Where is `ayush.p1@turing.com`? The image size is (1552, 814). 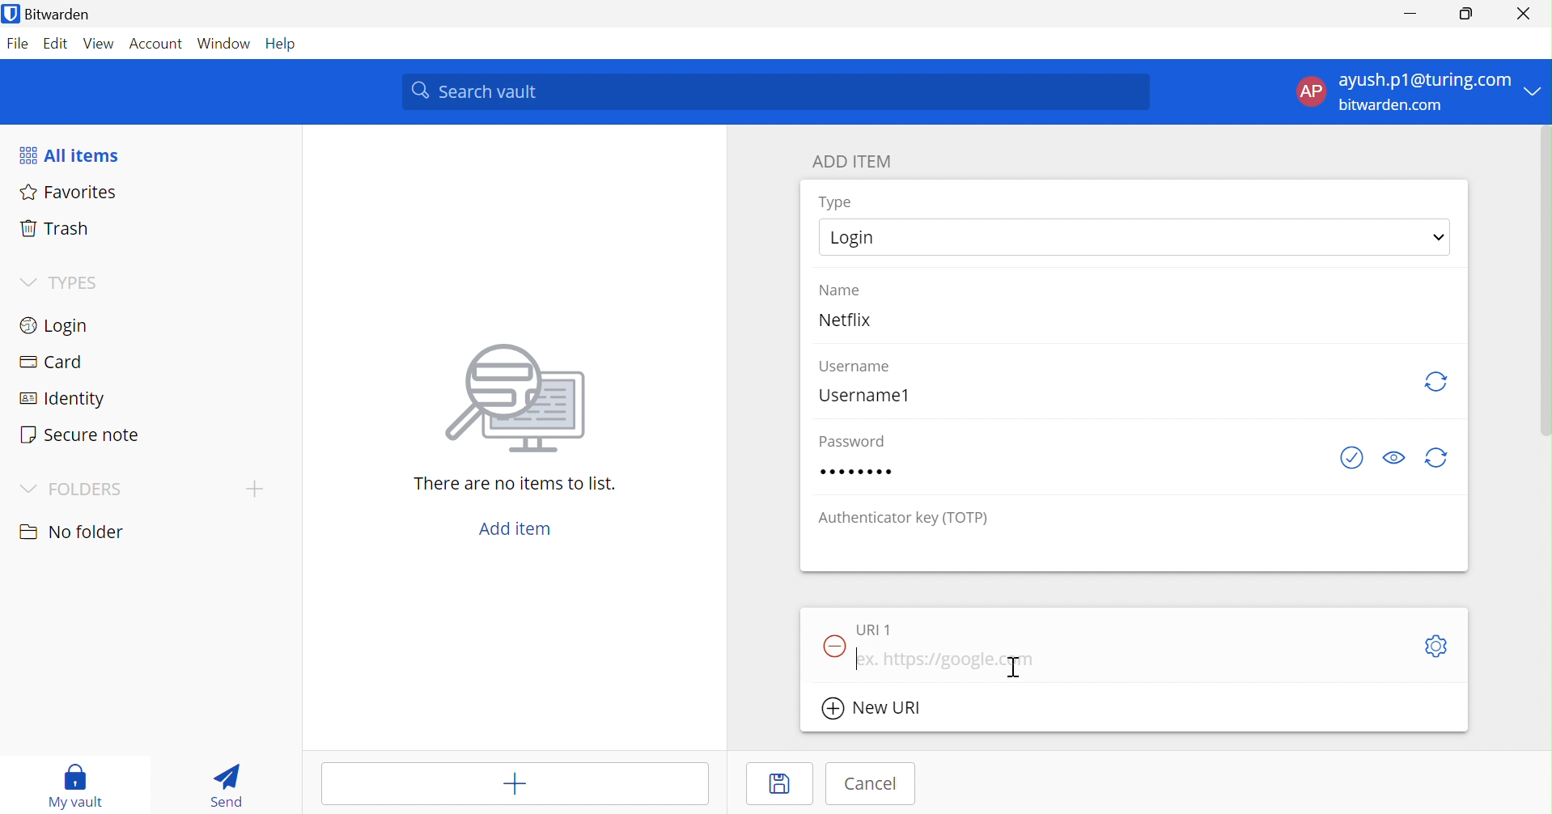
ayush.p1@turing.com is located at coordinates (1424, 78).